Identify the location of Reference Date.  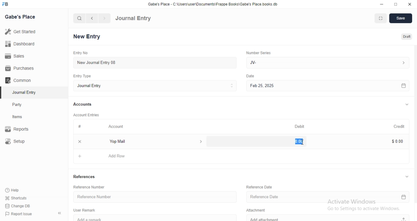
(328, 198).